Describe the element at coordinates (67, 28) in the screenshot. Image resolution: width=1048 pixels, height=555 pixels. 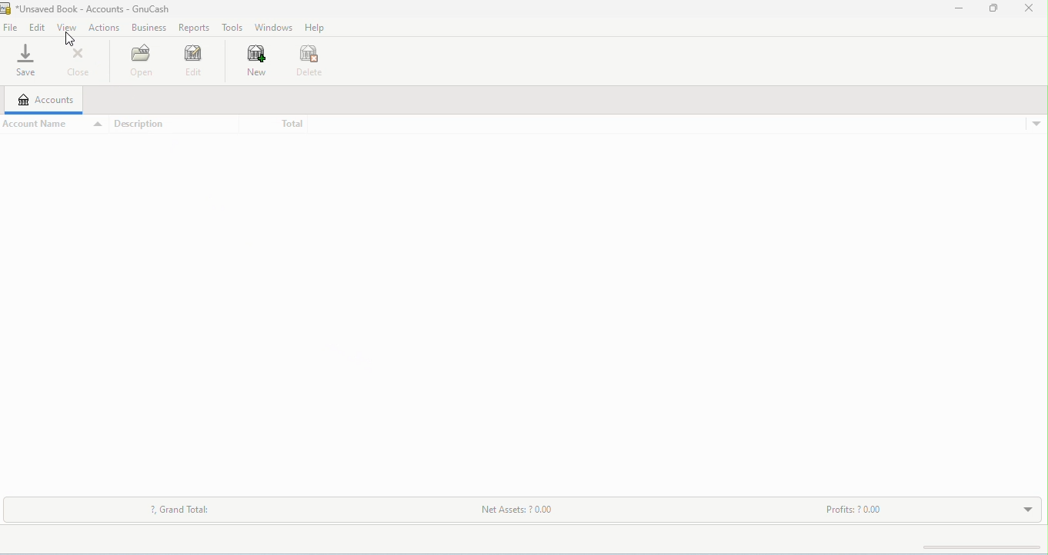
I see `view` at that location.